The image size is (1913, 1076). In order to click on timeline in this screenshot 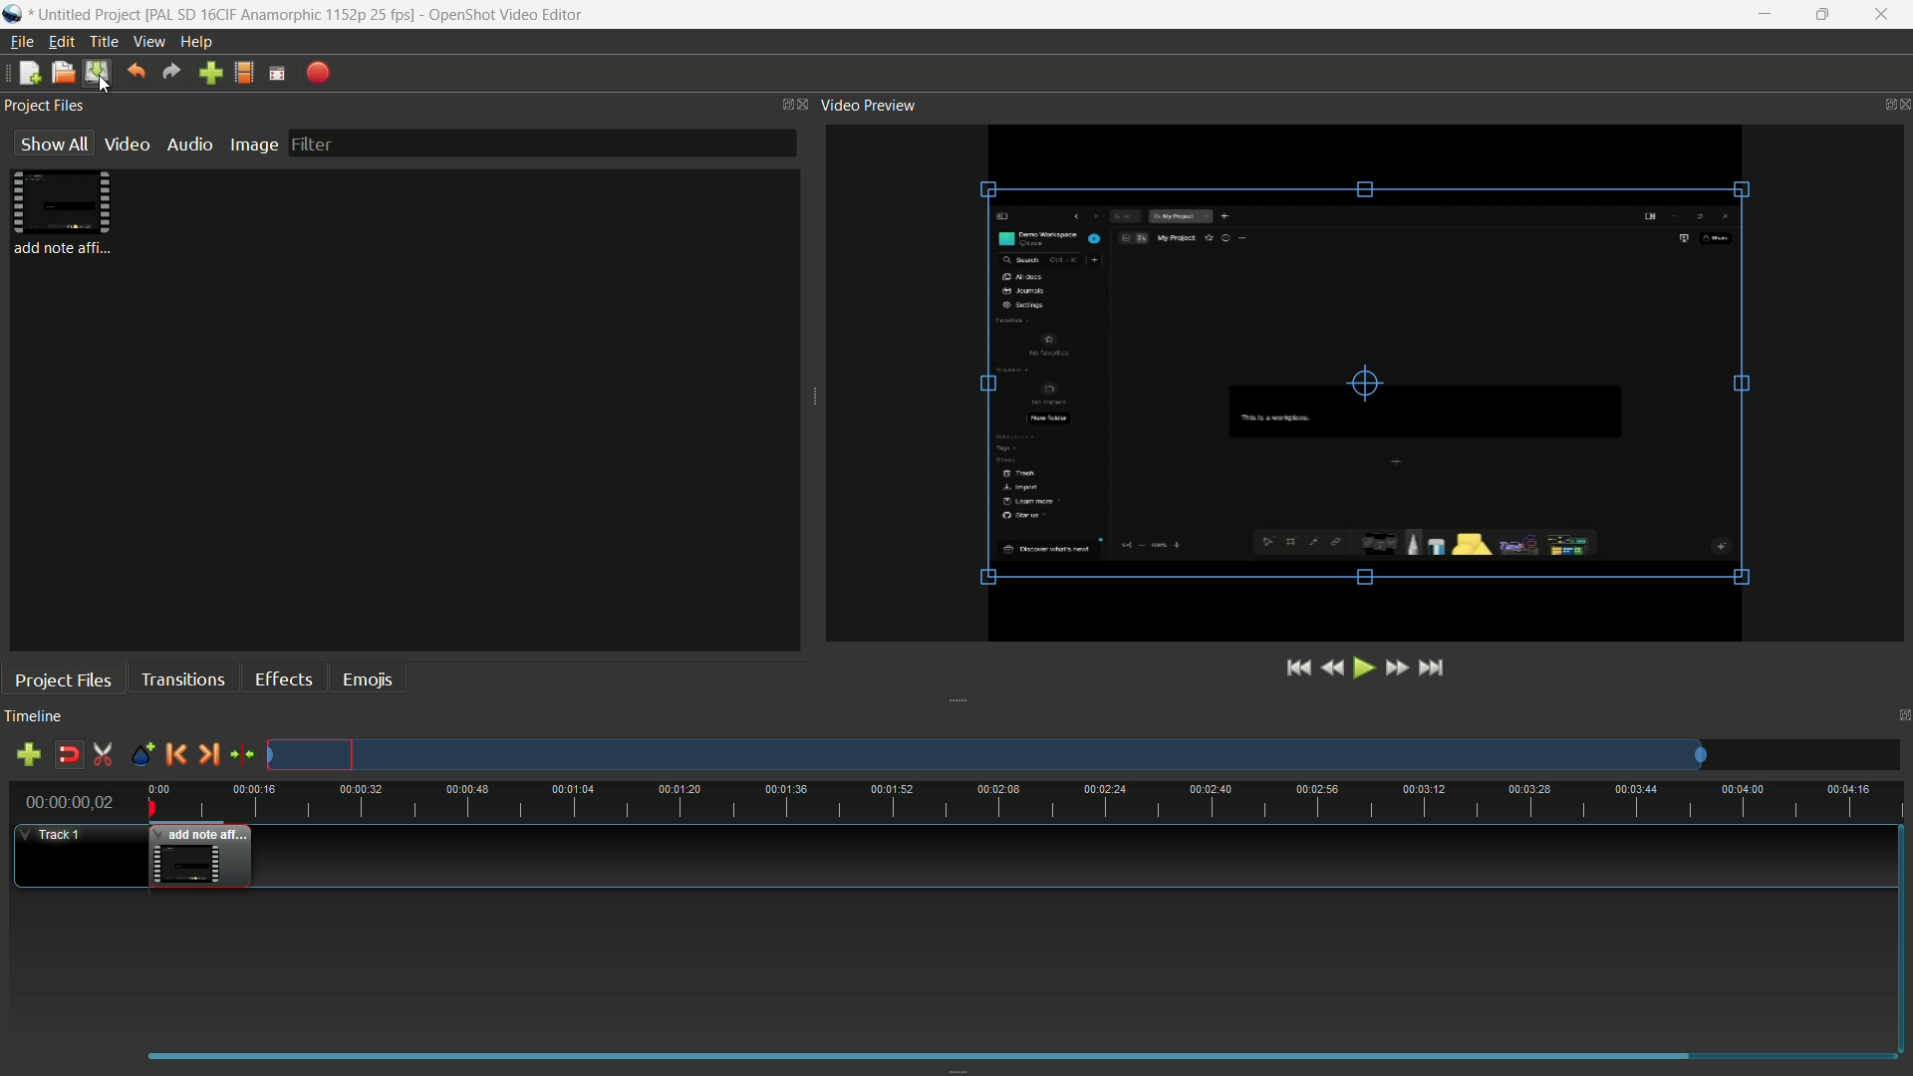, I will do `click(34, 716)`.